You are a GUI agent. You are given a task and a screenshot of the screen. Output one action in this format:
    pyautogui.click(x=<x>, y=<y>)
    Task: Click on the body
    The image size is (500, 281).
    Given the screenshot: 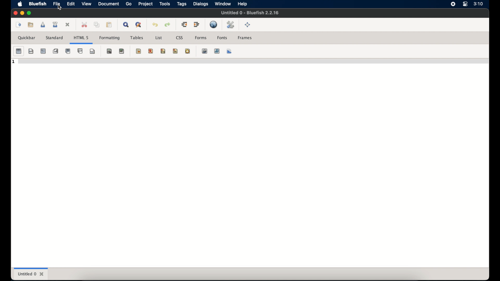 What is the action you would take?
    pyautogui.click(x=31, y=51)
    